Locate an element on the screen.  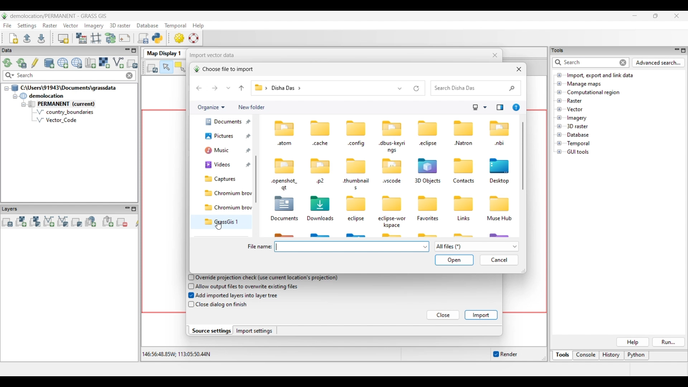
Click to open files under Import, export and link data is located at coordinates (559, 75).